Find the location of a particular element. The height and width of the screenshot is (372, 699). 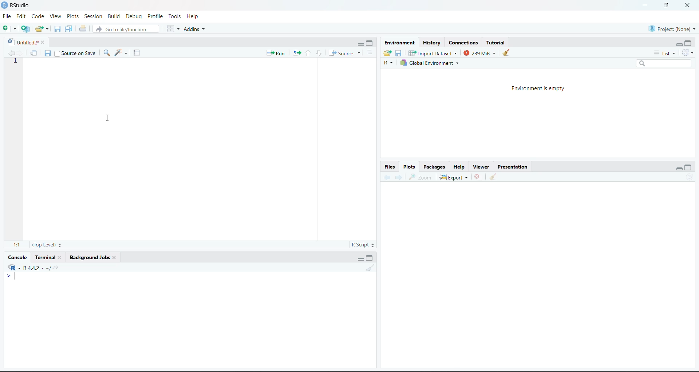

Viewer is located at coordinates (481, 166).